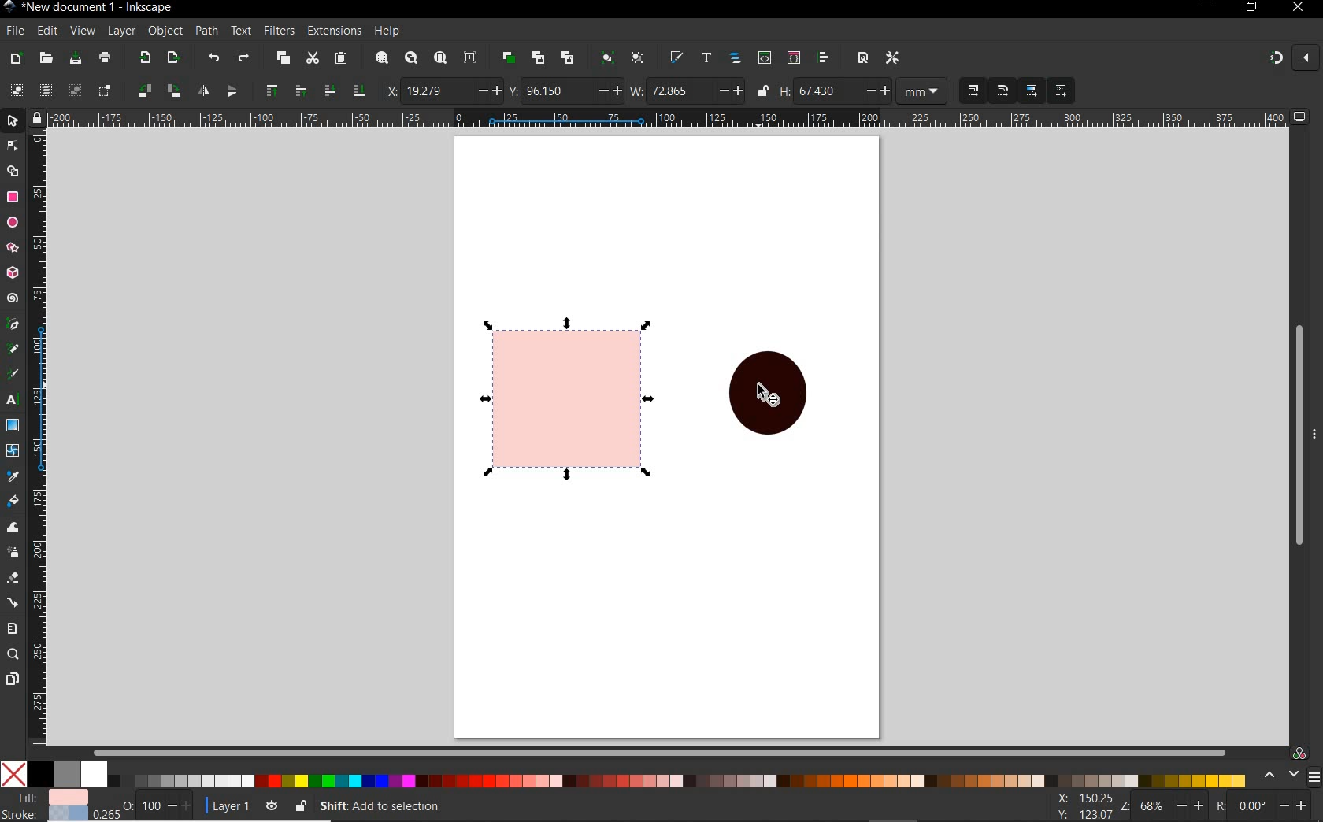  What do you see at coordinates (765, 58) in the screenshot?
I see `open xml editor` at bounding box center [765, 58].